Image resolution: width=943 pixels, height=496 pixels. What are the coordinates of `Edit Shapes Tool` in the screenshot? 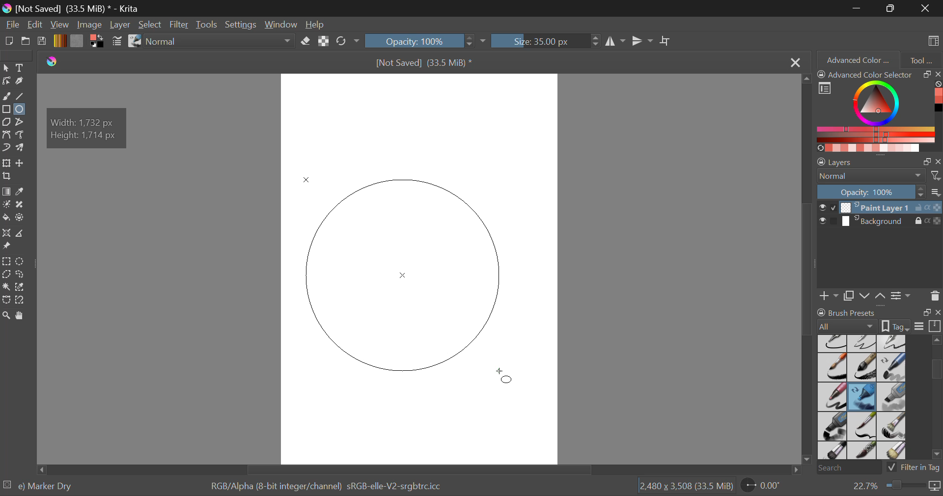 It's located at (6, 81).